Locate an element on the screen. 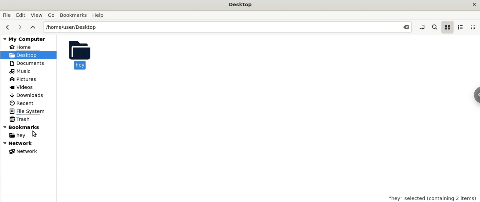 The height and width of the screenshot is (202, 480). "hey" selected (containing 2 items) is located at coordinates (426, 197).